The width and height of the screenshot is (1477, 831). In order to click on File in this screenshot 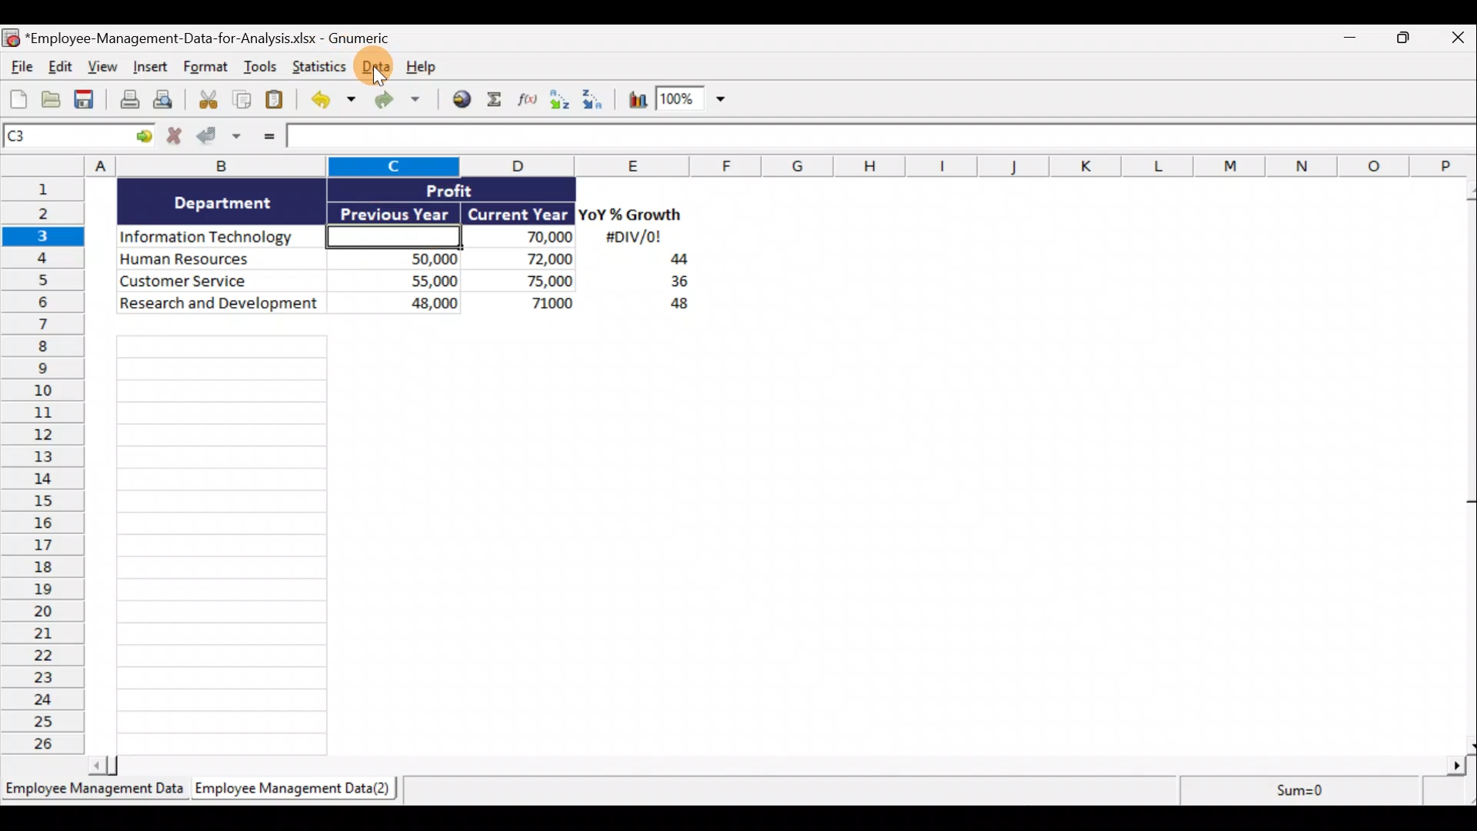, I will do `click(18, 68)`.